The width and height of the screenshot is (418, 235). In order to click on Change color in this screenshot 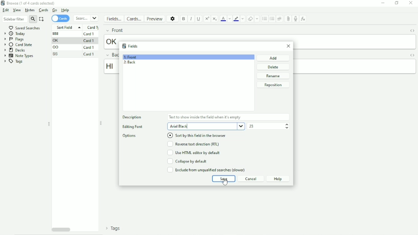, I will do `click(243, 19)`.